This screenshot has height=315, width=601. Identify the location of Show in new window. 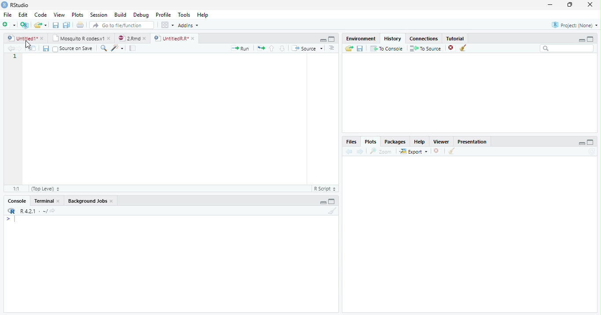
(32, 49).